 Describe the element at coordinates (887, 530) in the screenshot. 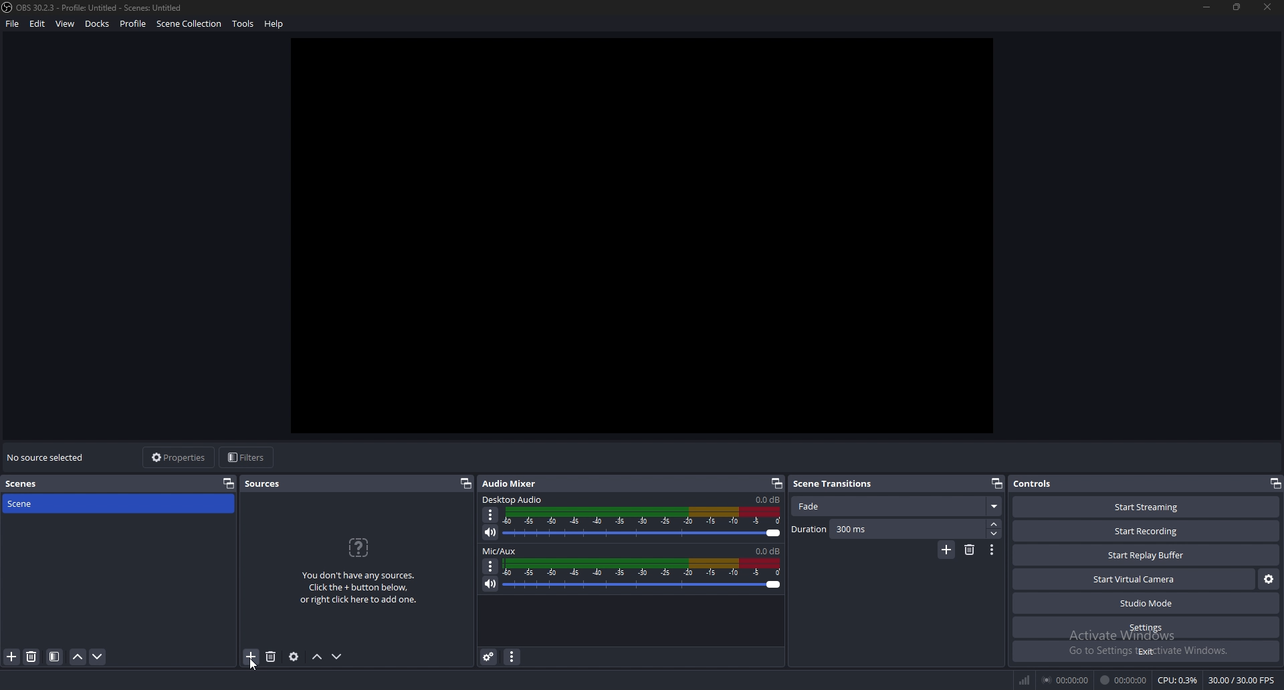

I see `duration` at that location.